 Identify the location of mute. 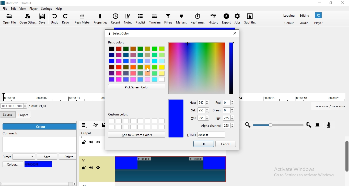
(91, 168).